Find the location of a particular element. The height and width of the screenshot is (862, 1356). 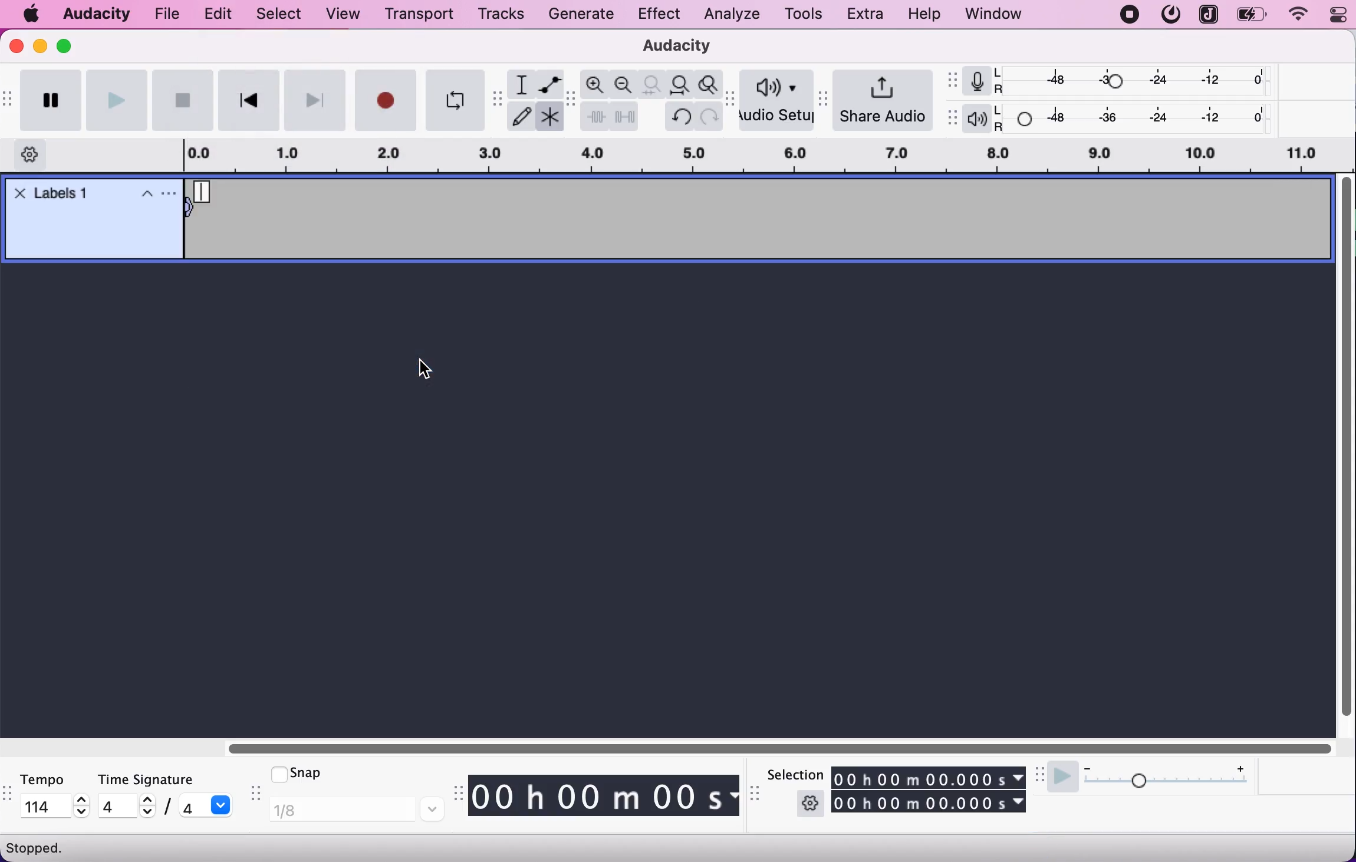

audacity snap toolbar is located at coordinates (254, 795).